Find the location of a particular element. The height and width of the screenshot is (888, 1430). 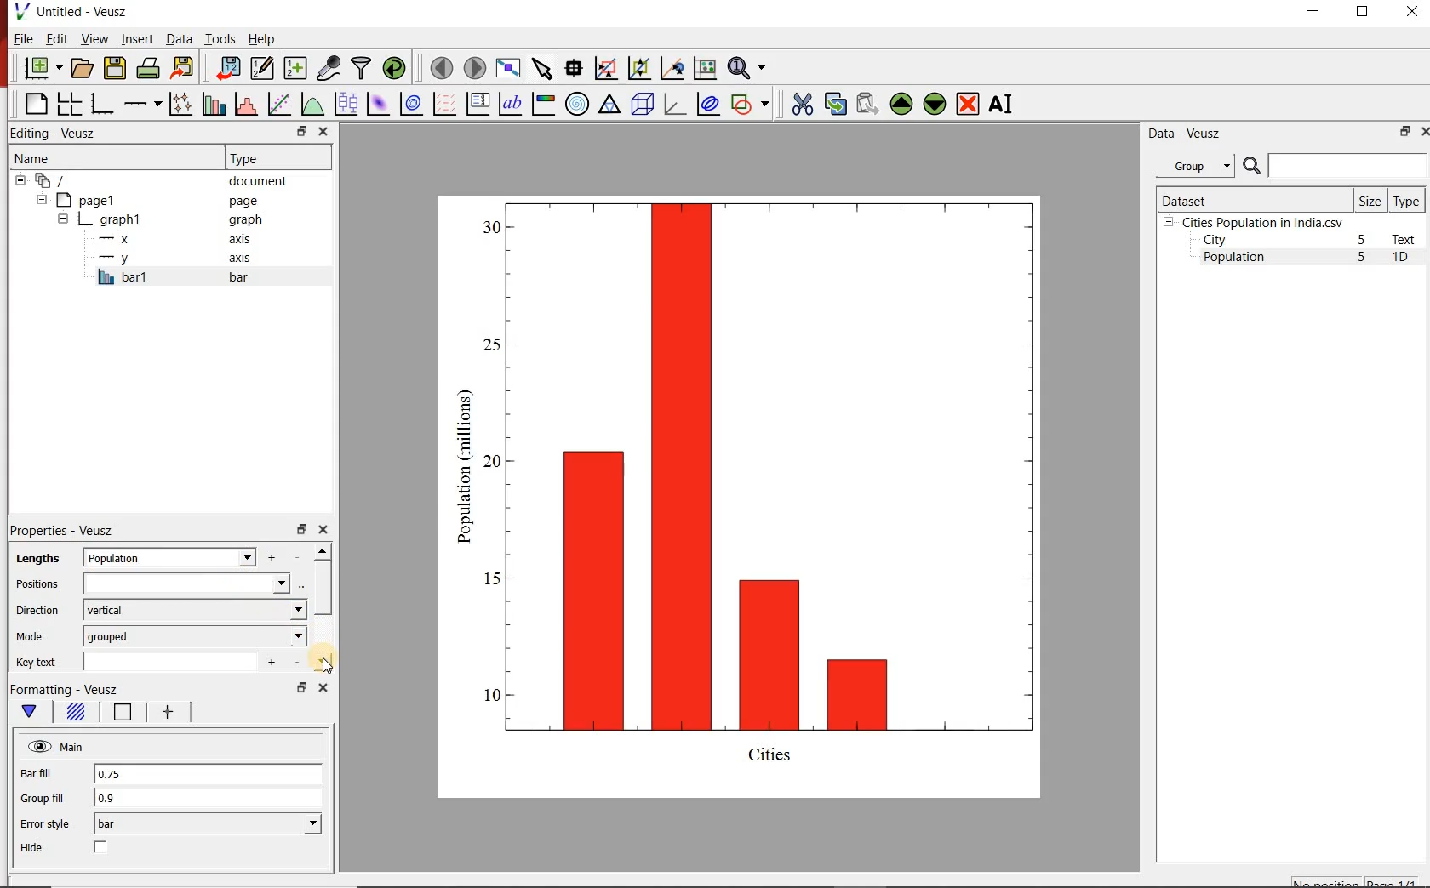

Formatting - Veusz is located at coordinates (66, 690).